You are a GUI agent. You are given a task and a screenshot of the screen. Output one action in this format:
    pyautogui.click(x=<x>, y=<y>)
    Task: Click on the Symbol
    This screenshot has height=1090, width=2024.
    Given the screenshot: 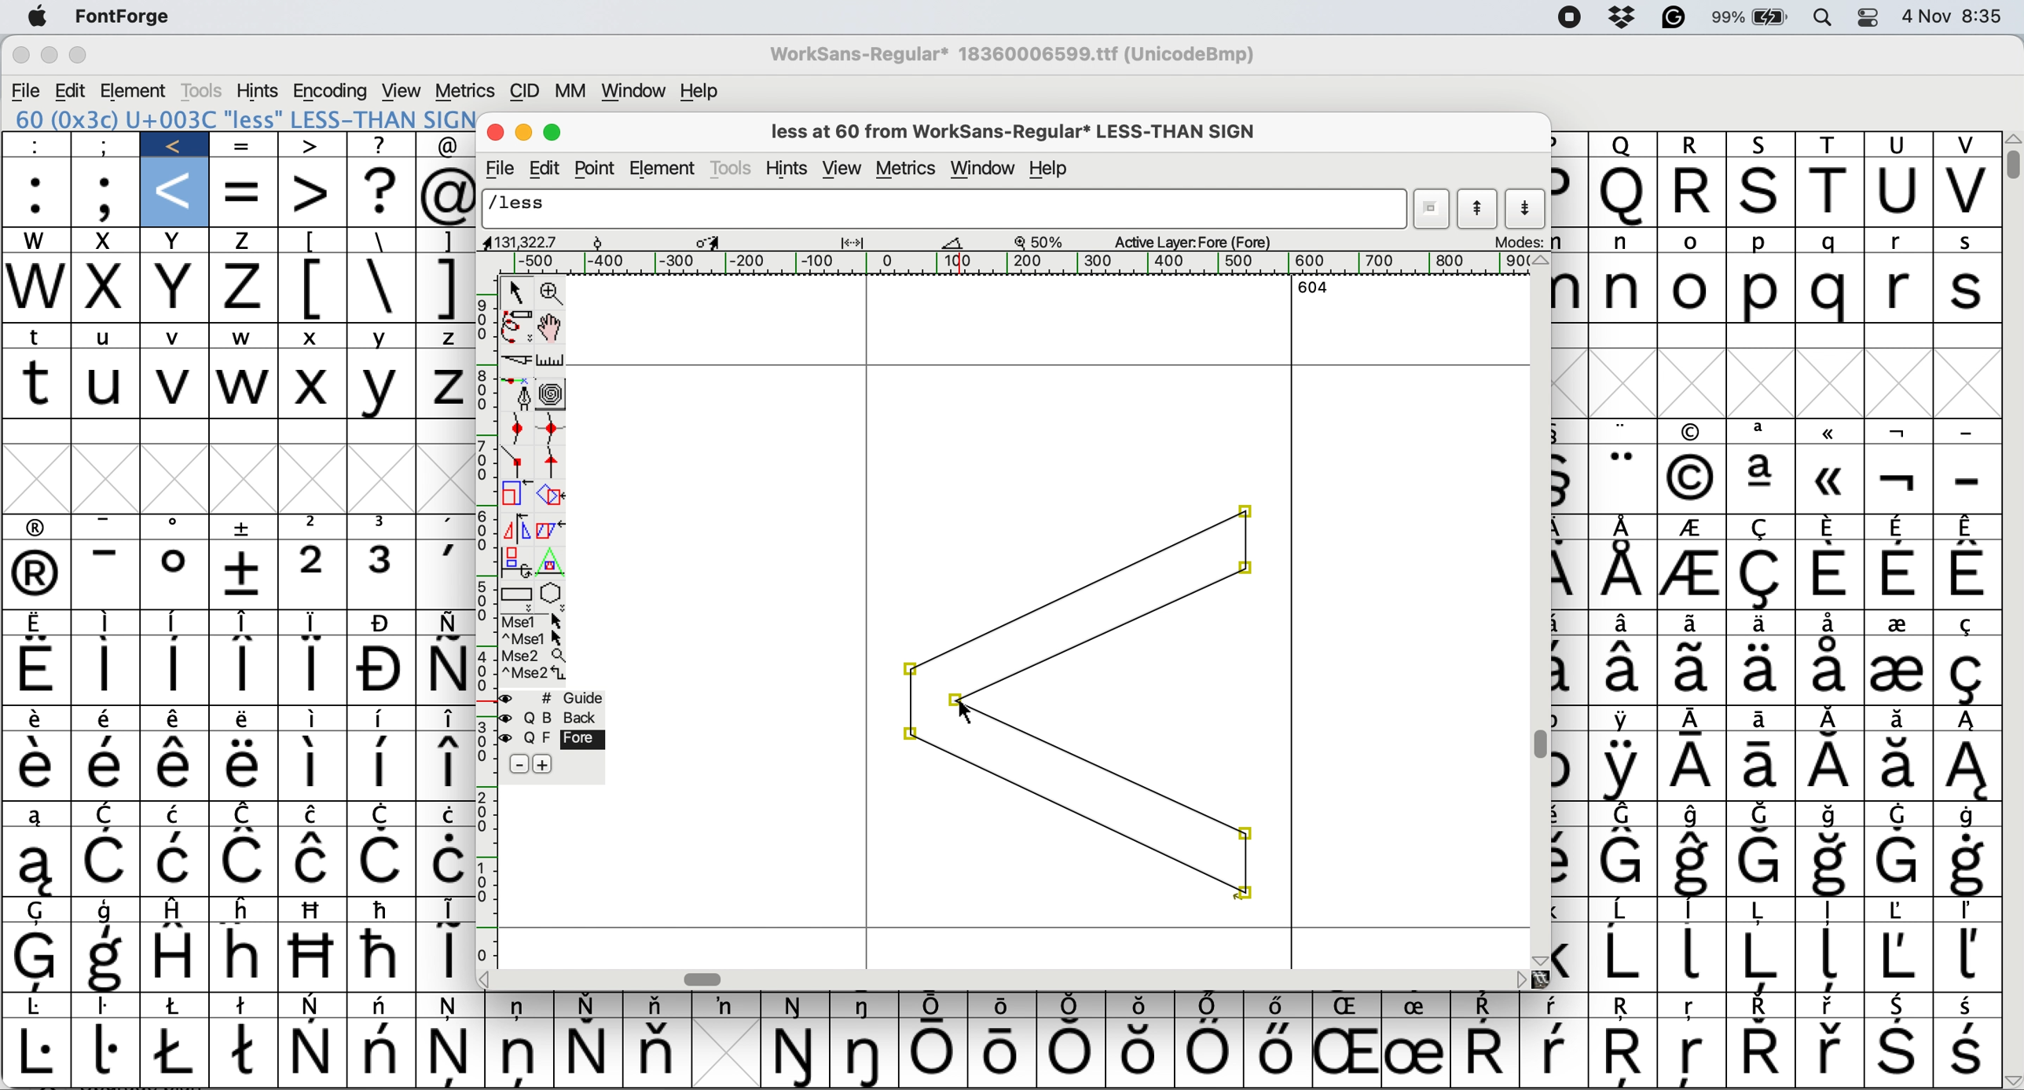 What is the action you would take?
    pyautogui.click(x=1828, y=911)
    